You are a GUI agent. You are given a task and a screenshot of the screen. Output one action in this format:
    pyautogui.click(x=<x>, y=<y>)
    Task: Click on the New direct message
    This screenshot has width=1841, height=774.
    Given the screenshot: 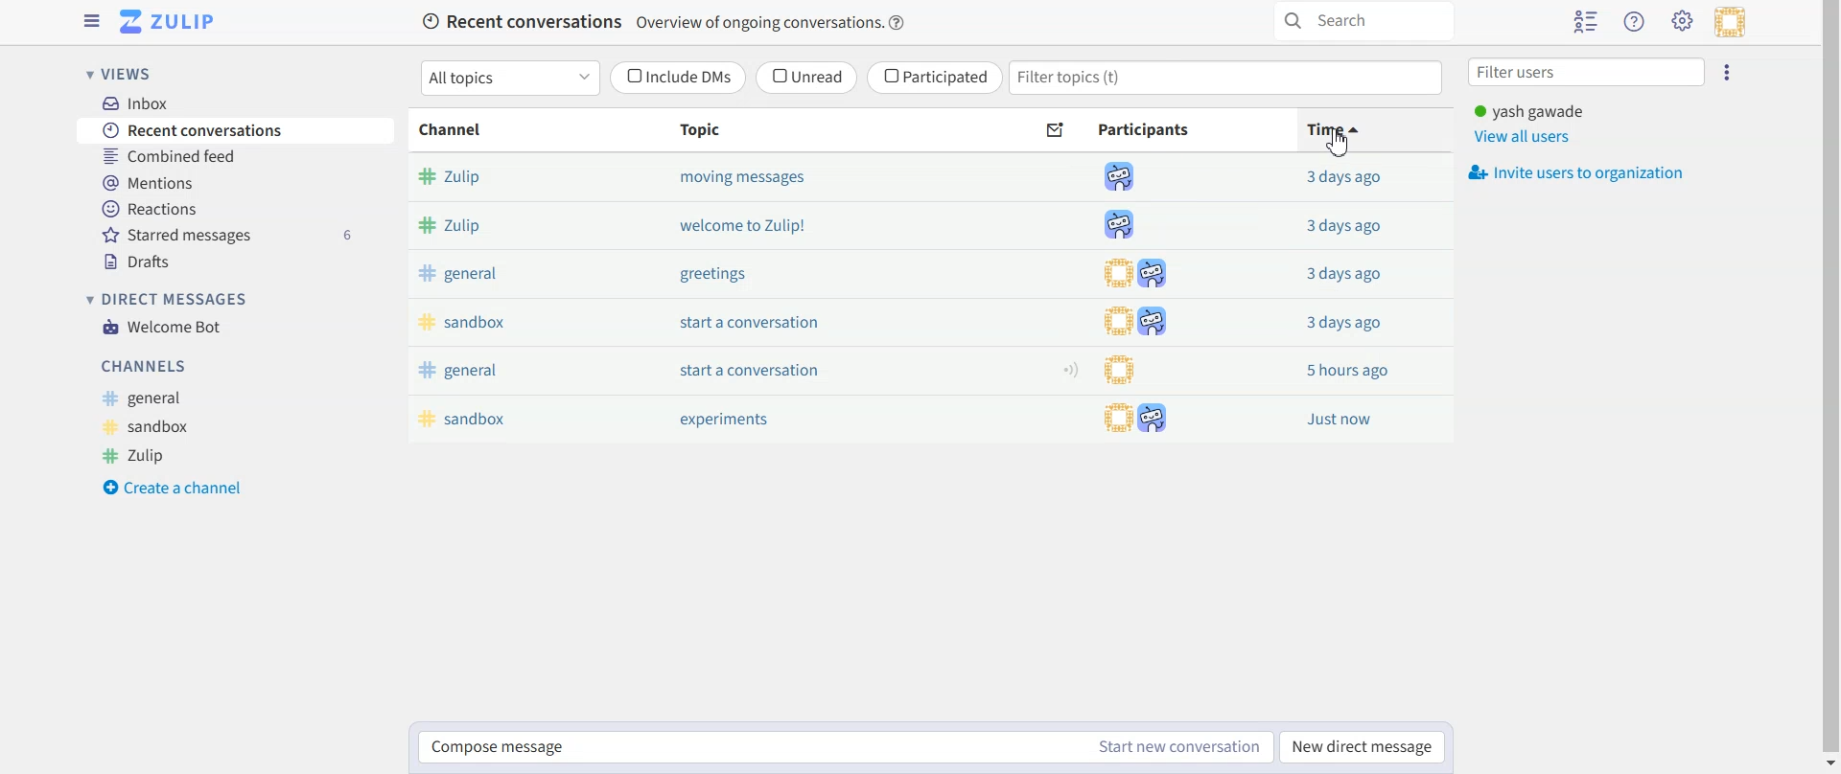 What is the action you would take?
    pyautogui.click(x=1364, y=747)
    